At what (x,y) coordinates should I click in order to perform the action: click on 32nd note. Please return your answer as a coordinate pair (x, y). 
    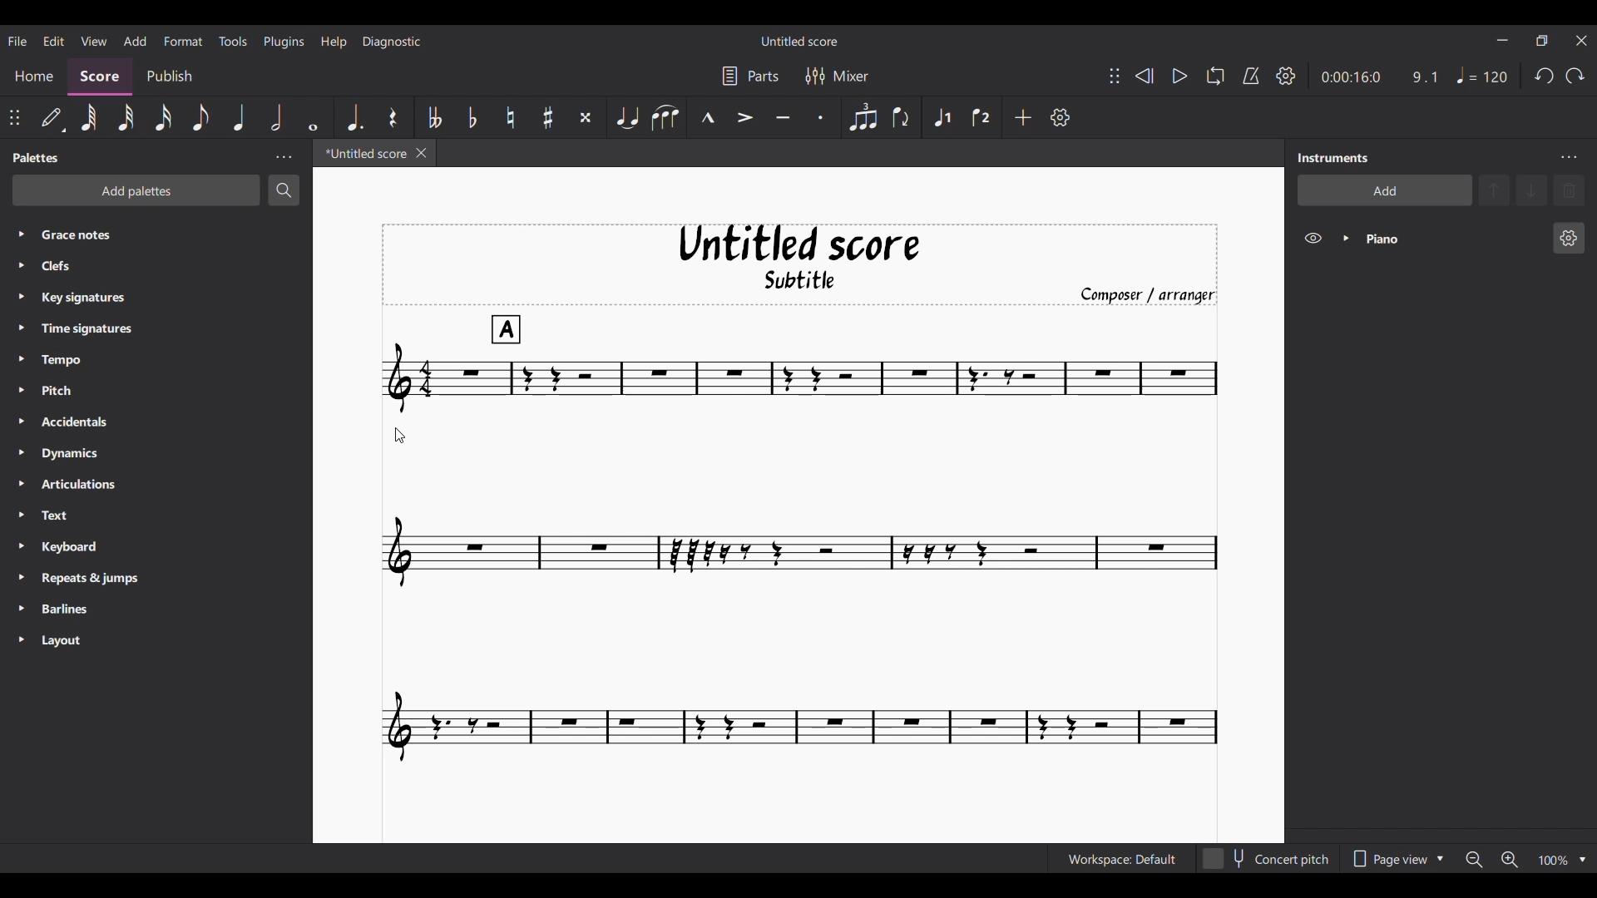
    Looking at the image, I should click on (124, 117).